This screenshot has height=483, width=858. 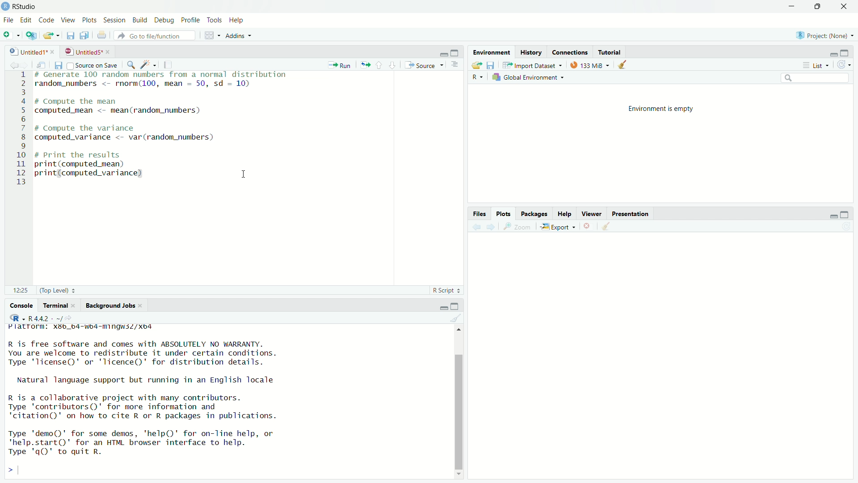 What do you see at coordinates (607, 226) in the screenshot?
I see `clear all plots` at bounding box center [607, 226].